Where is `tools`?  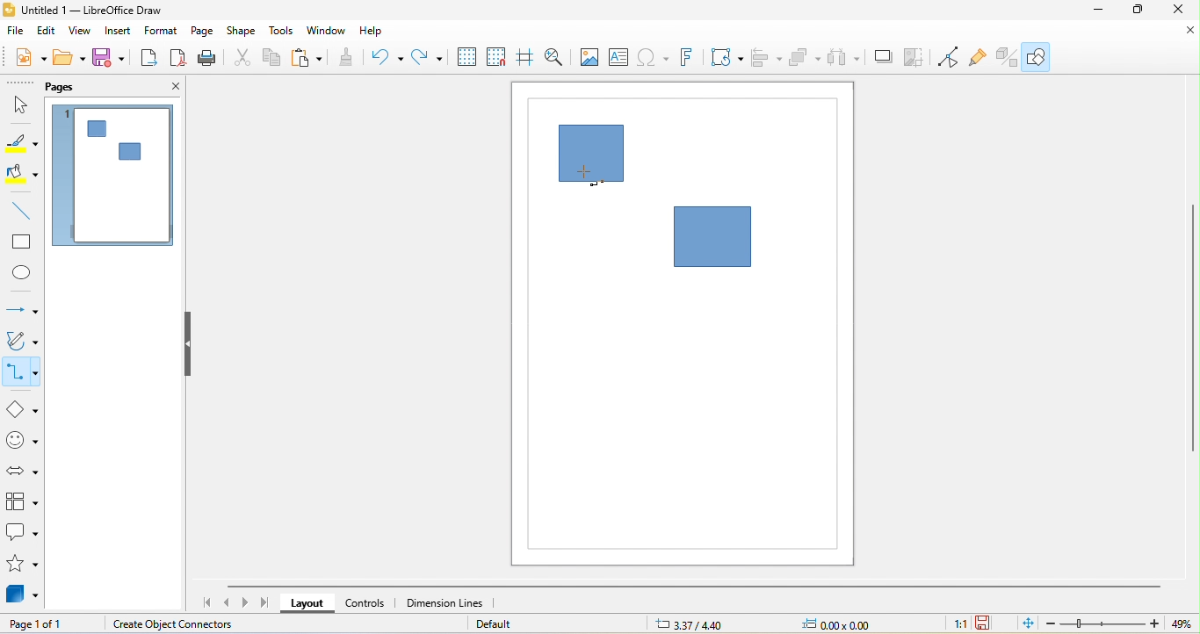 tools is located at coordinates (284, 32).